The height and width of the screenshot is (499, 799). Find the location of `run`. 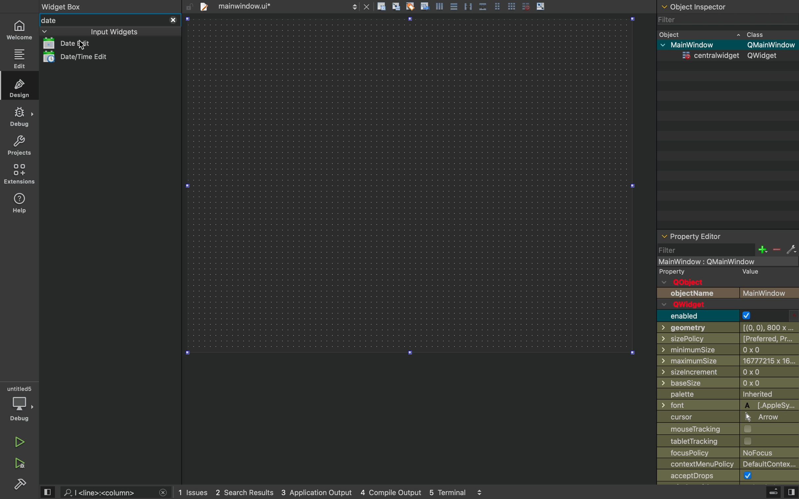

run is located at coordinates (20, 442).